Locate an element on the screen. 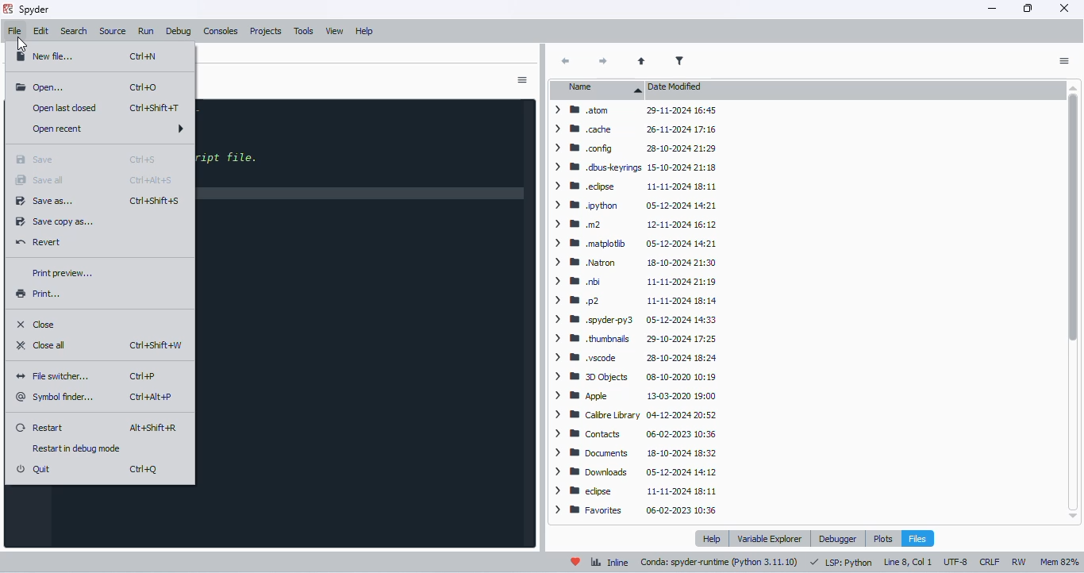 This screenshot has height=573, width=1084. Mem is located at coordinates (1058, 560).